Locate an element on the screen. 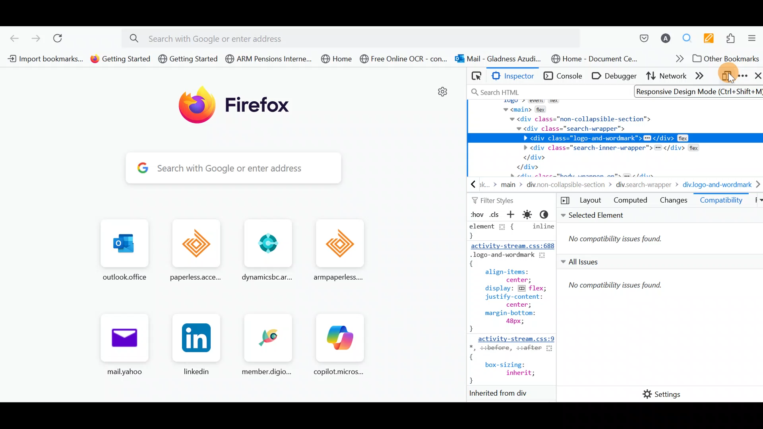 The height and width of the screenshot is (429, 763). Bookmark 8 is located at coordinates (597, 59).